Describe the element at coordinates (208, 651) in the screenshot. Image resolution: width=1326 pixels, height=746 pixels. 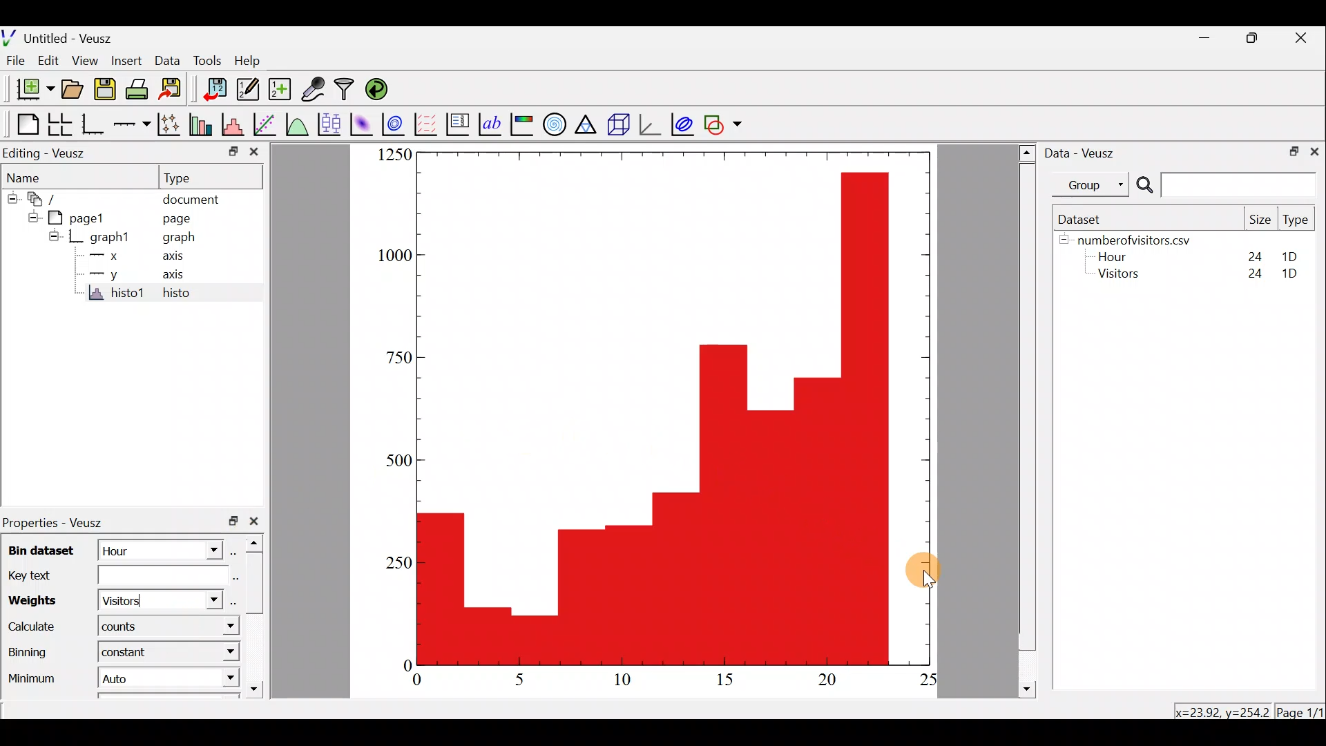
I see `Binning dropdown` at that location.